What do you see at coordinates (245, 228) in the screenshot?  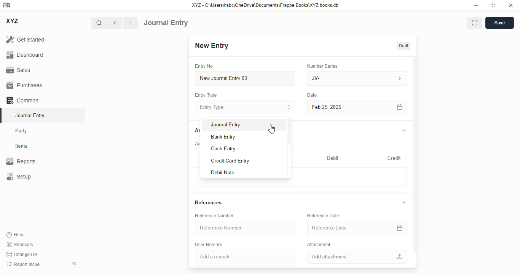 I see `reference number` at bounding box center [245, 228].